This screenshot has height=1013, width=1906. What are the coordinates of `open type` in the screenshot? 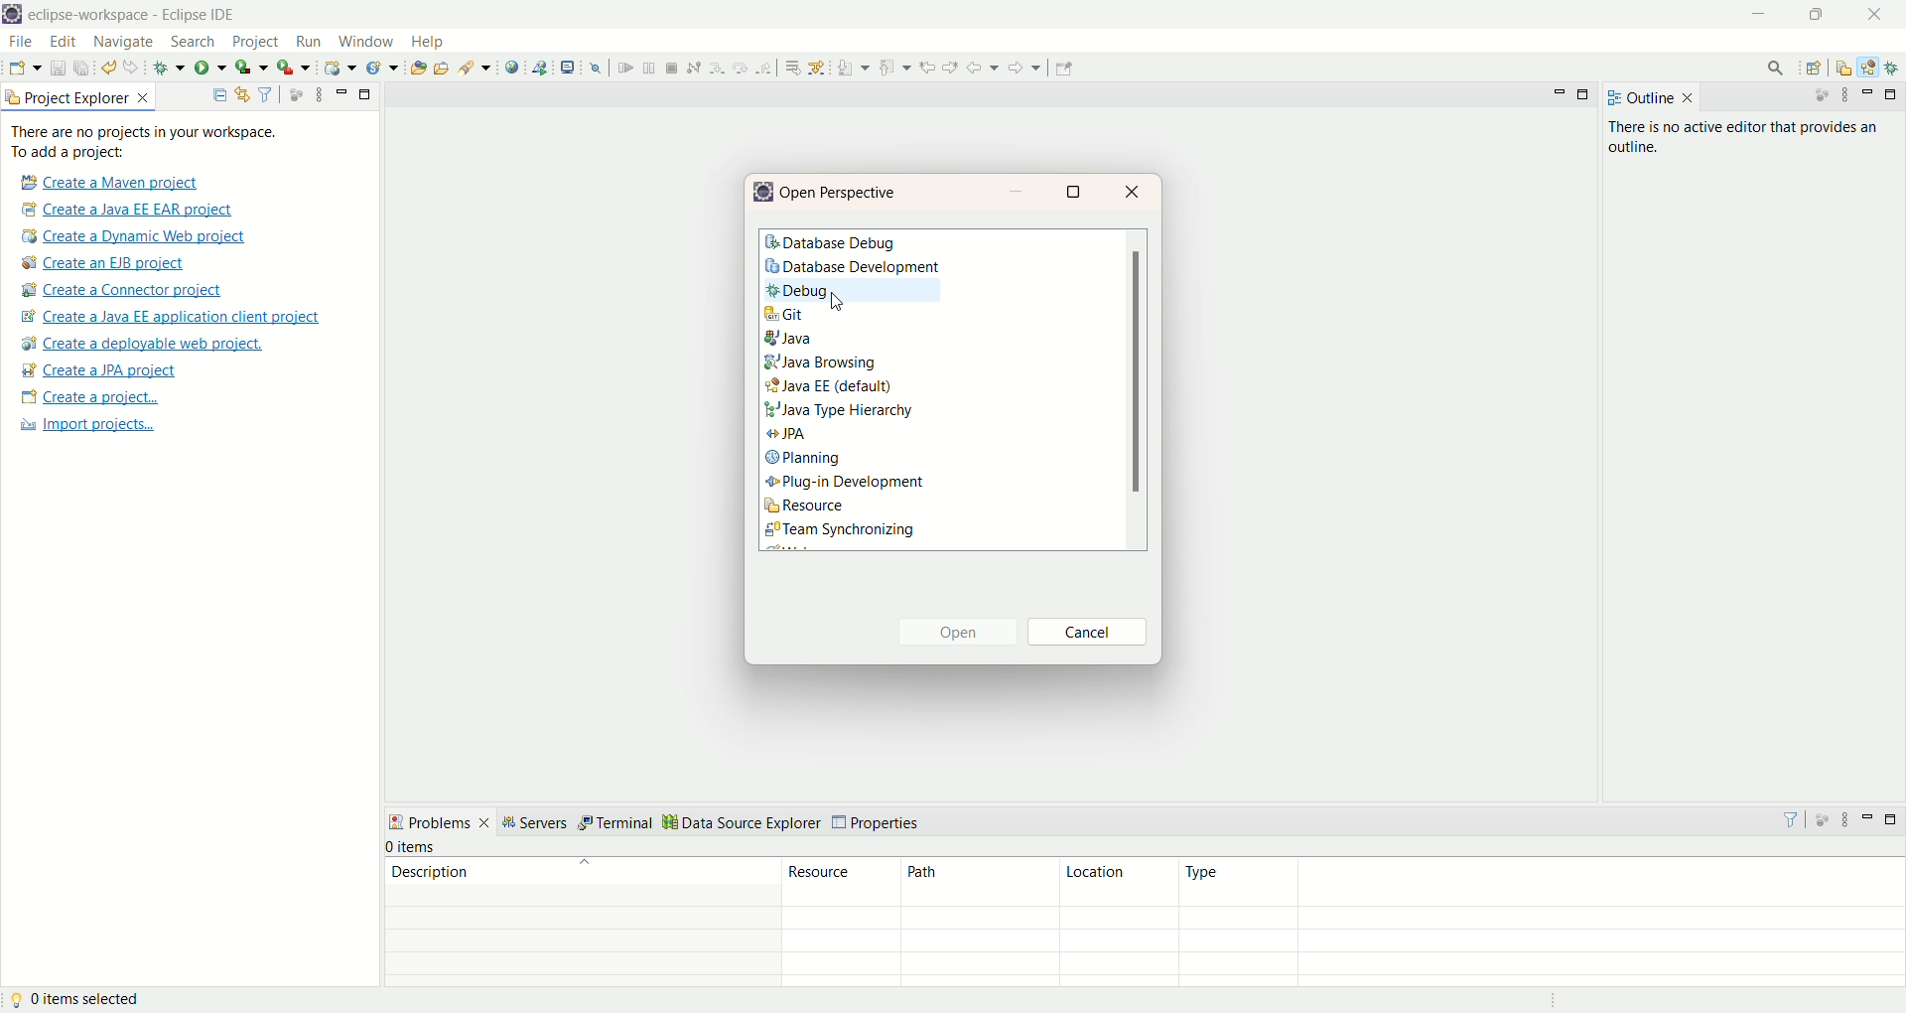 It's located at (417, 70).